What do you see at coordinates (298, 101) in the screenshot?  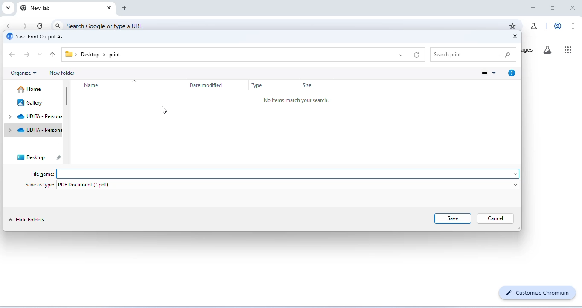 I see `no items match your search` at bounding box center [298, 101].